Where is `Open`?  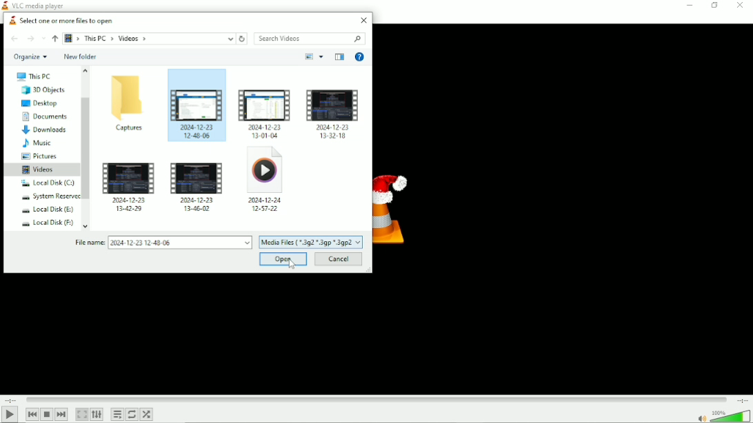
Open is located at coordinates (285, 259).